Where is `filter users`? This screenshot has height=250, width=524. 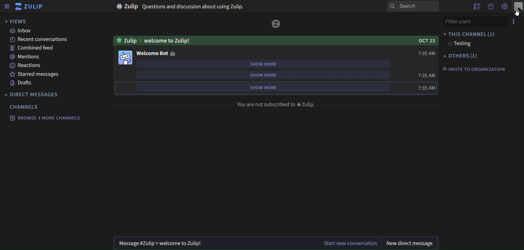
filter users is located at coordinates (478, 21).